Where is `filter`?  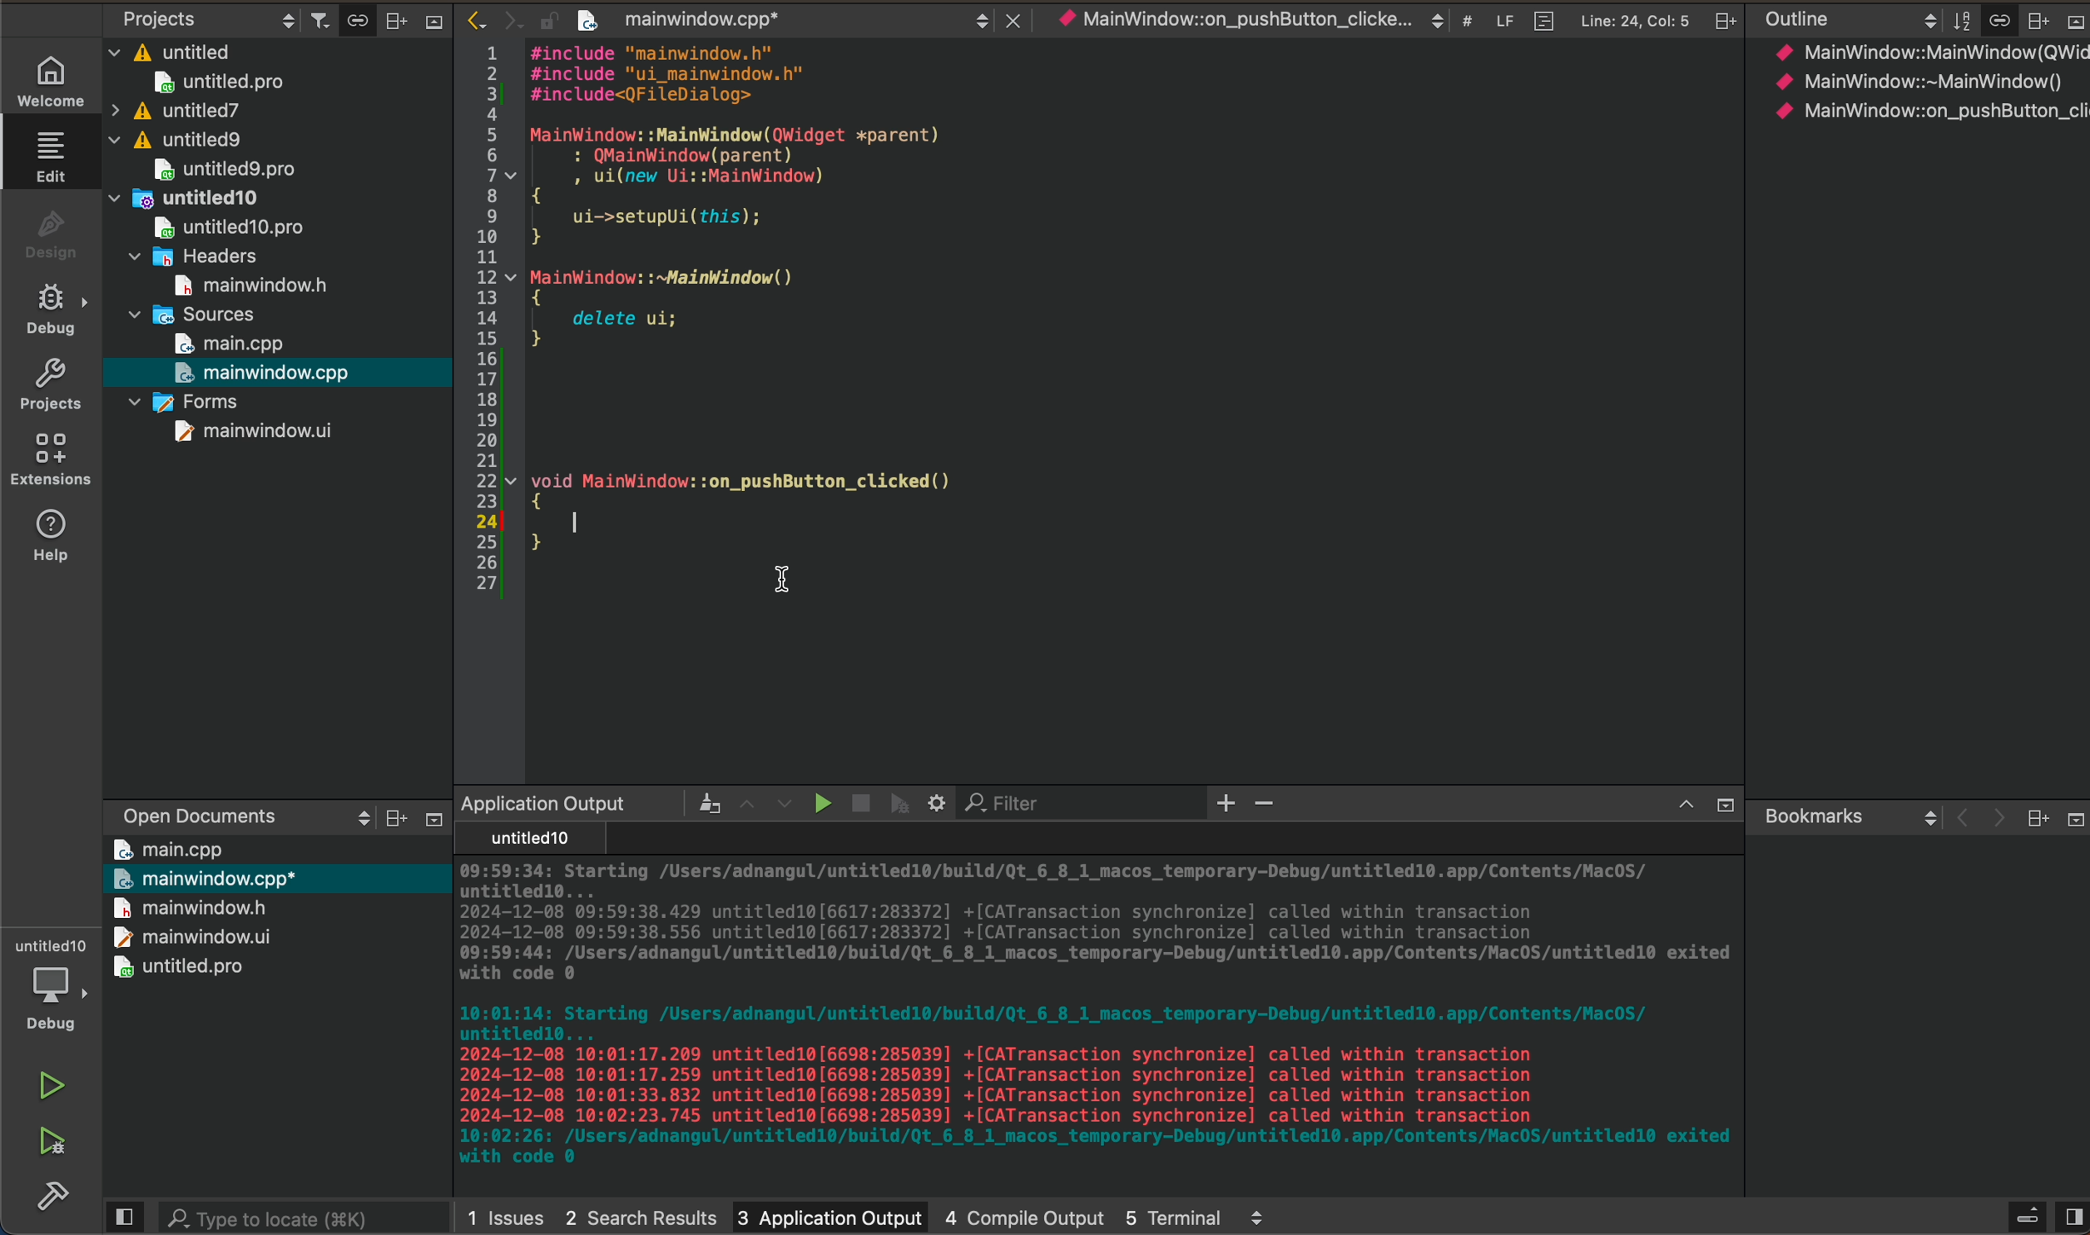 filter is located at coordinates (314, 18).